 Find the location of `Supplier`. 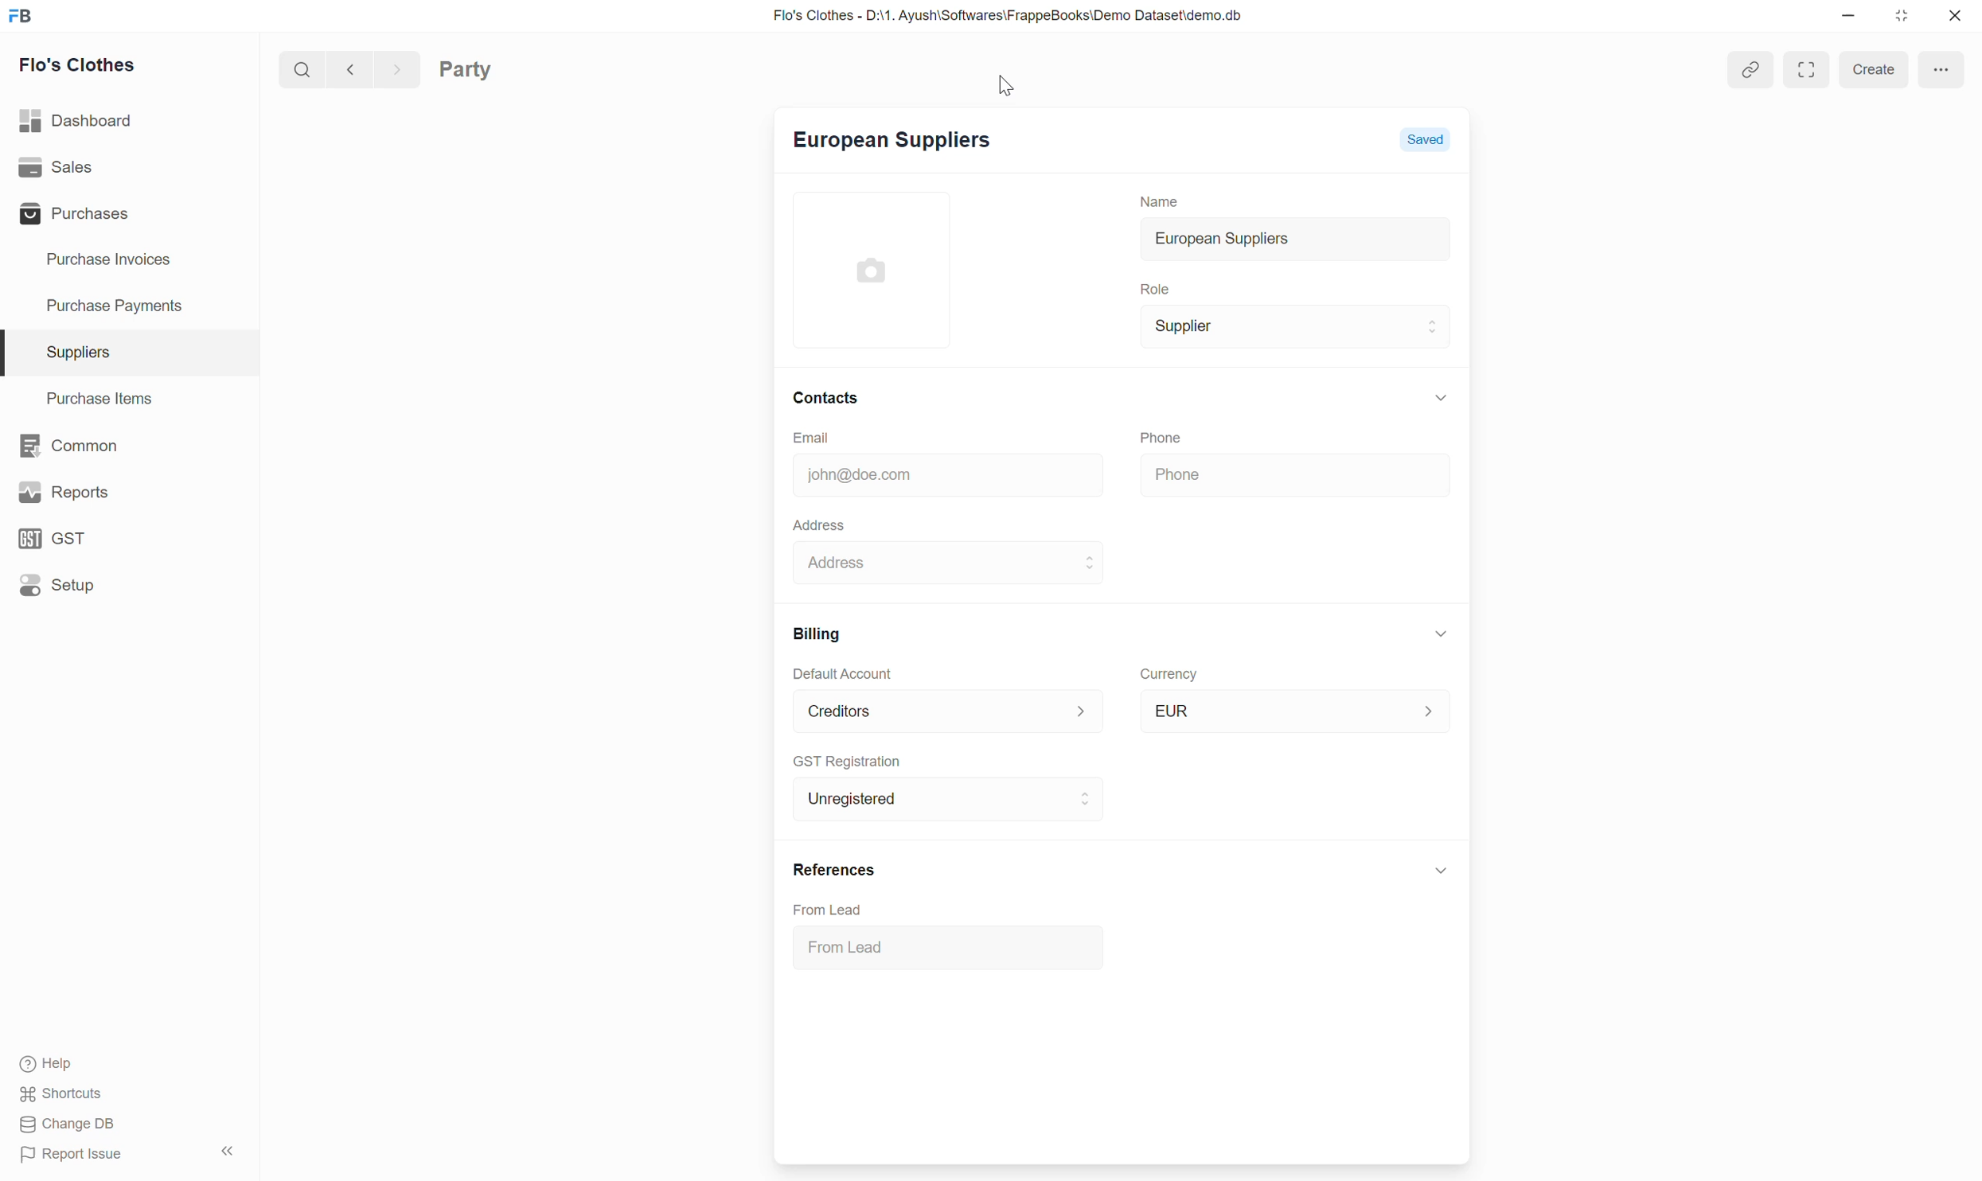

Supplier is located at coordinates (1177, 326).